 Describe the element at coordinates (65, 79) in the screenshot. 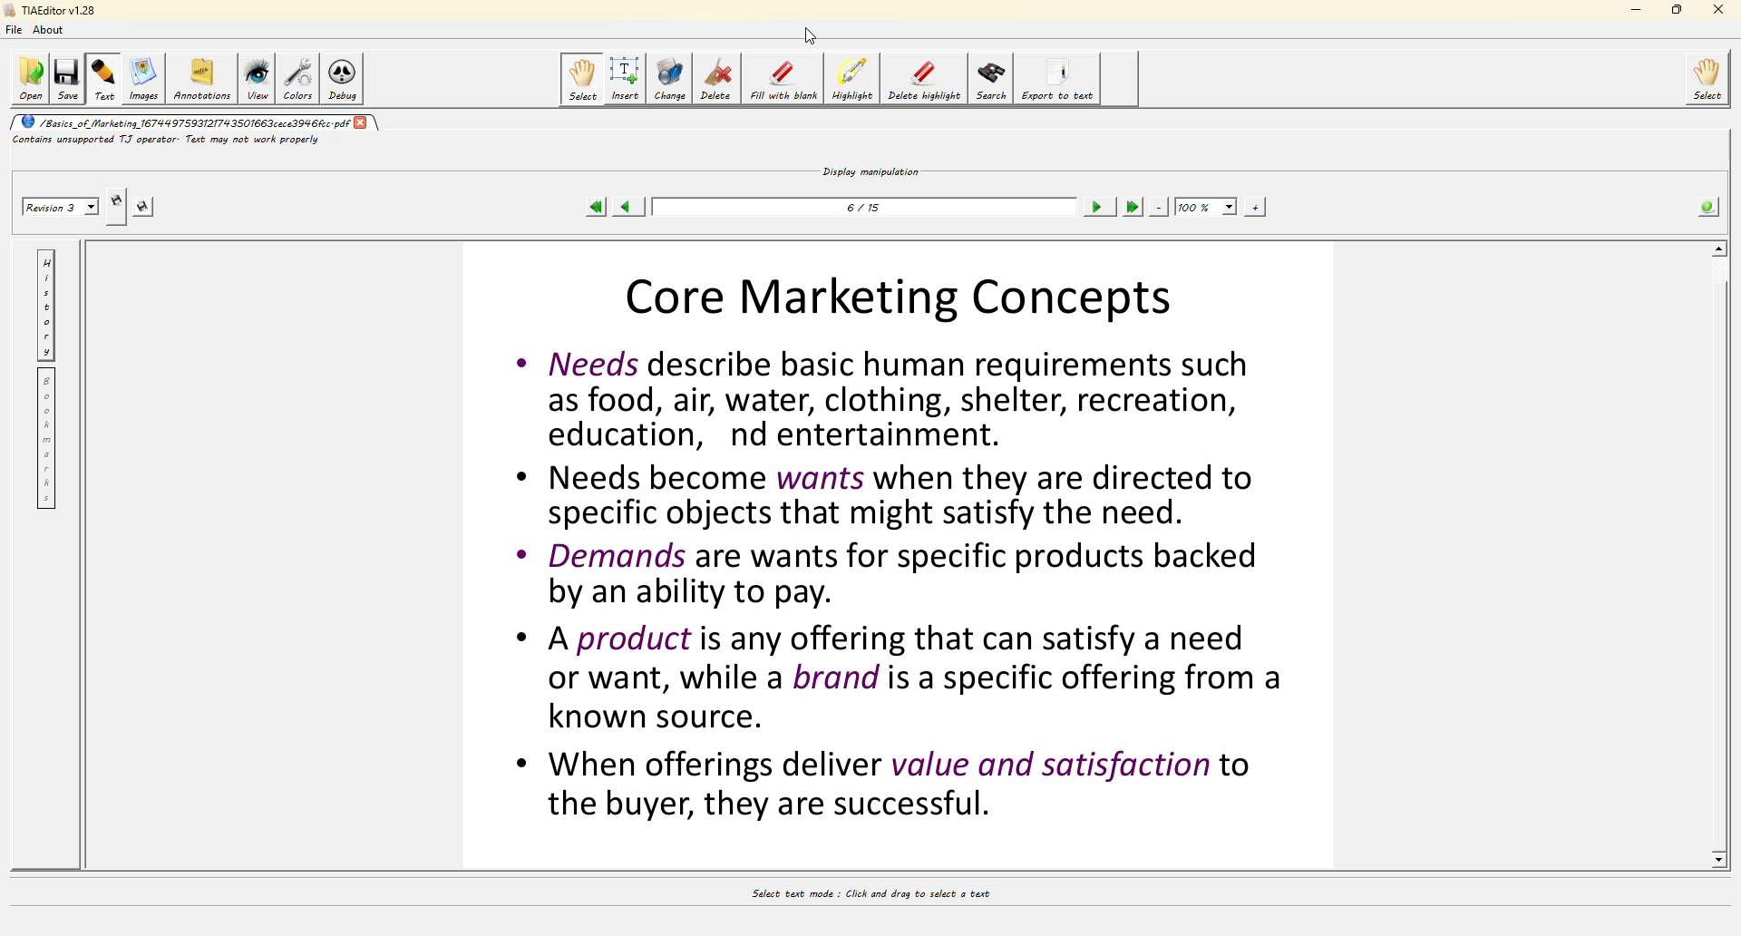

I see `save` at that location.